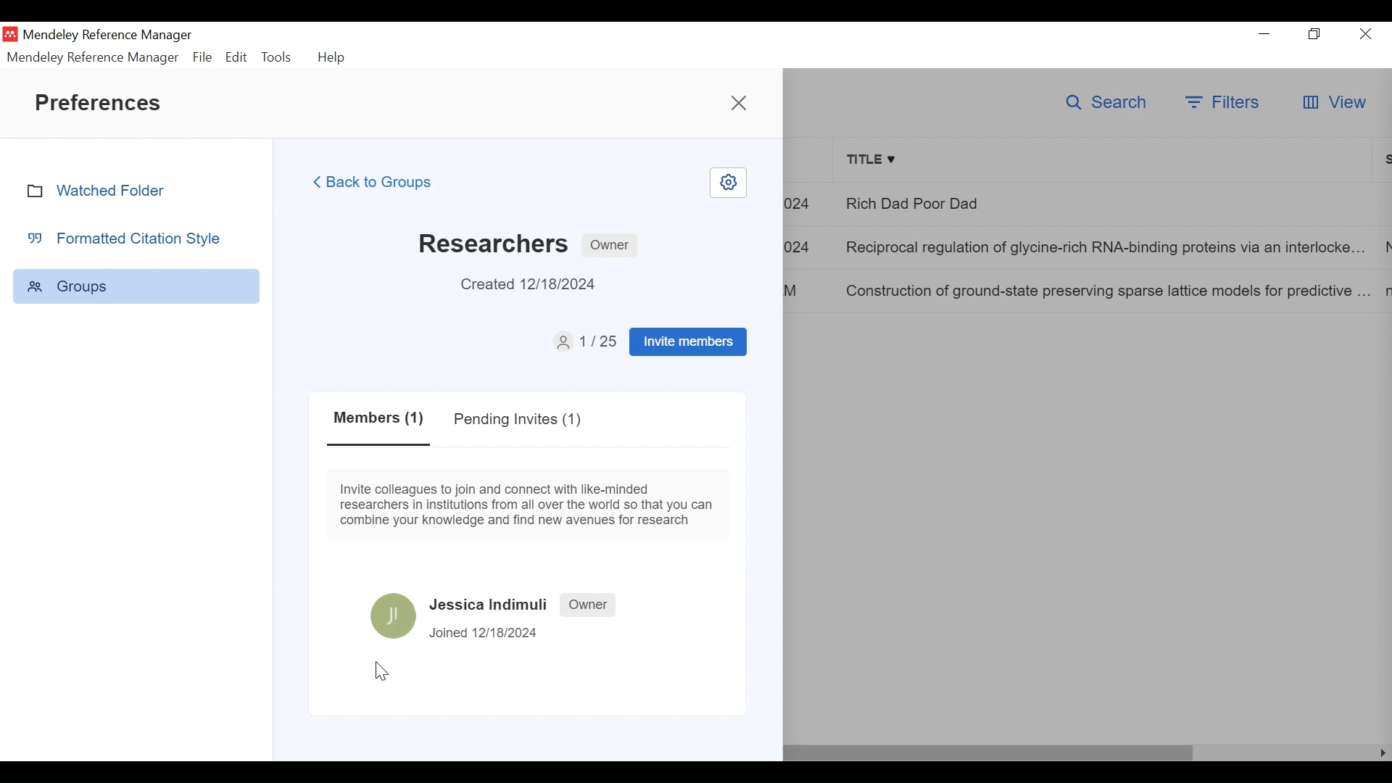  Describe the element at coordinates (1107, 203) in the screenshot. I see `Rich Dad Poor Dad` at that location.